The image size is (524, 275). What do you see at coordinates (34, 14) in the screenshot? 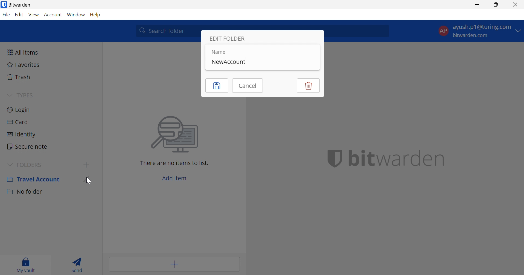
I see `View` at bounding box center [34, 14].